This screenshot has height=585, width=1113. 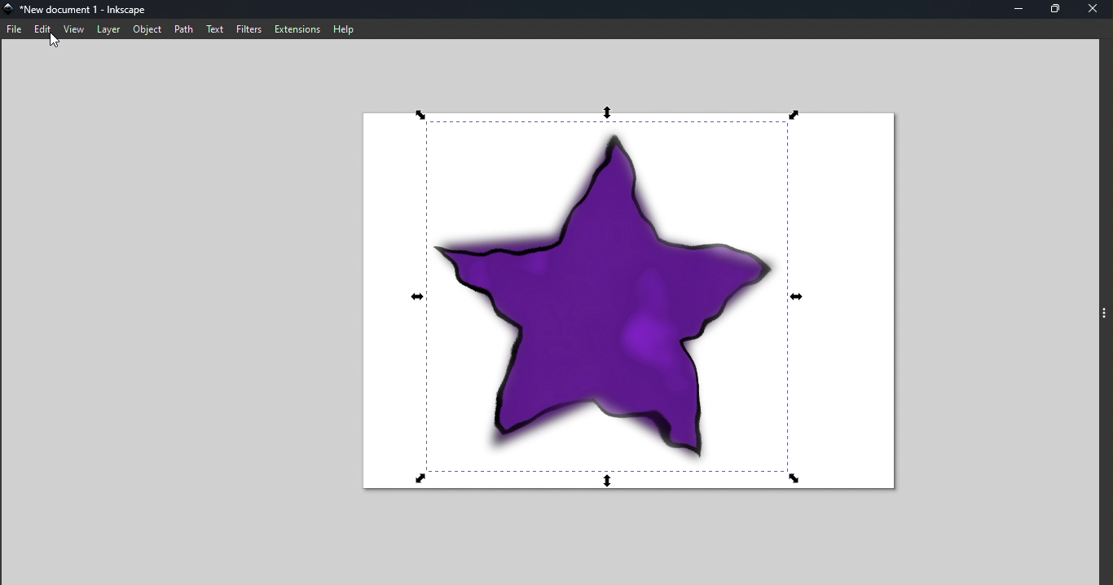 I want to click on Path, so click(x=184, y=29).